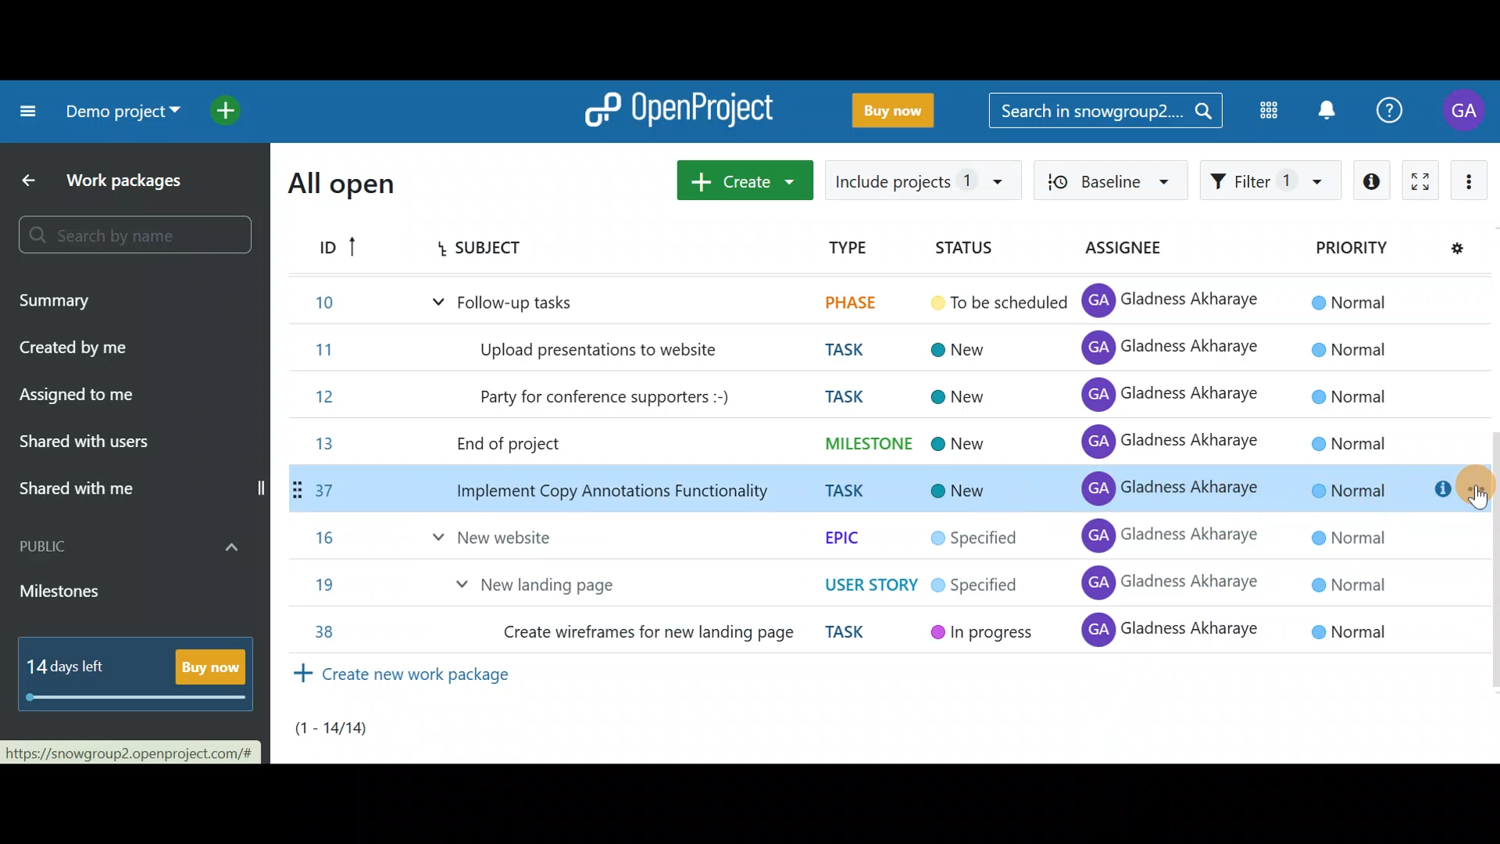  Describe the element at coordinates (351, 184) in the screenshot. I see `All open` at that location.